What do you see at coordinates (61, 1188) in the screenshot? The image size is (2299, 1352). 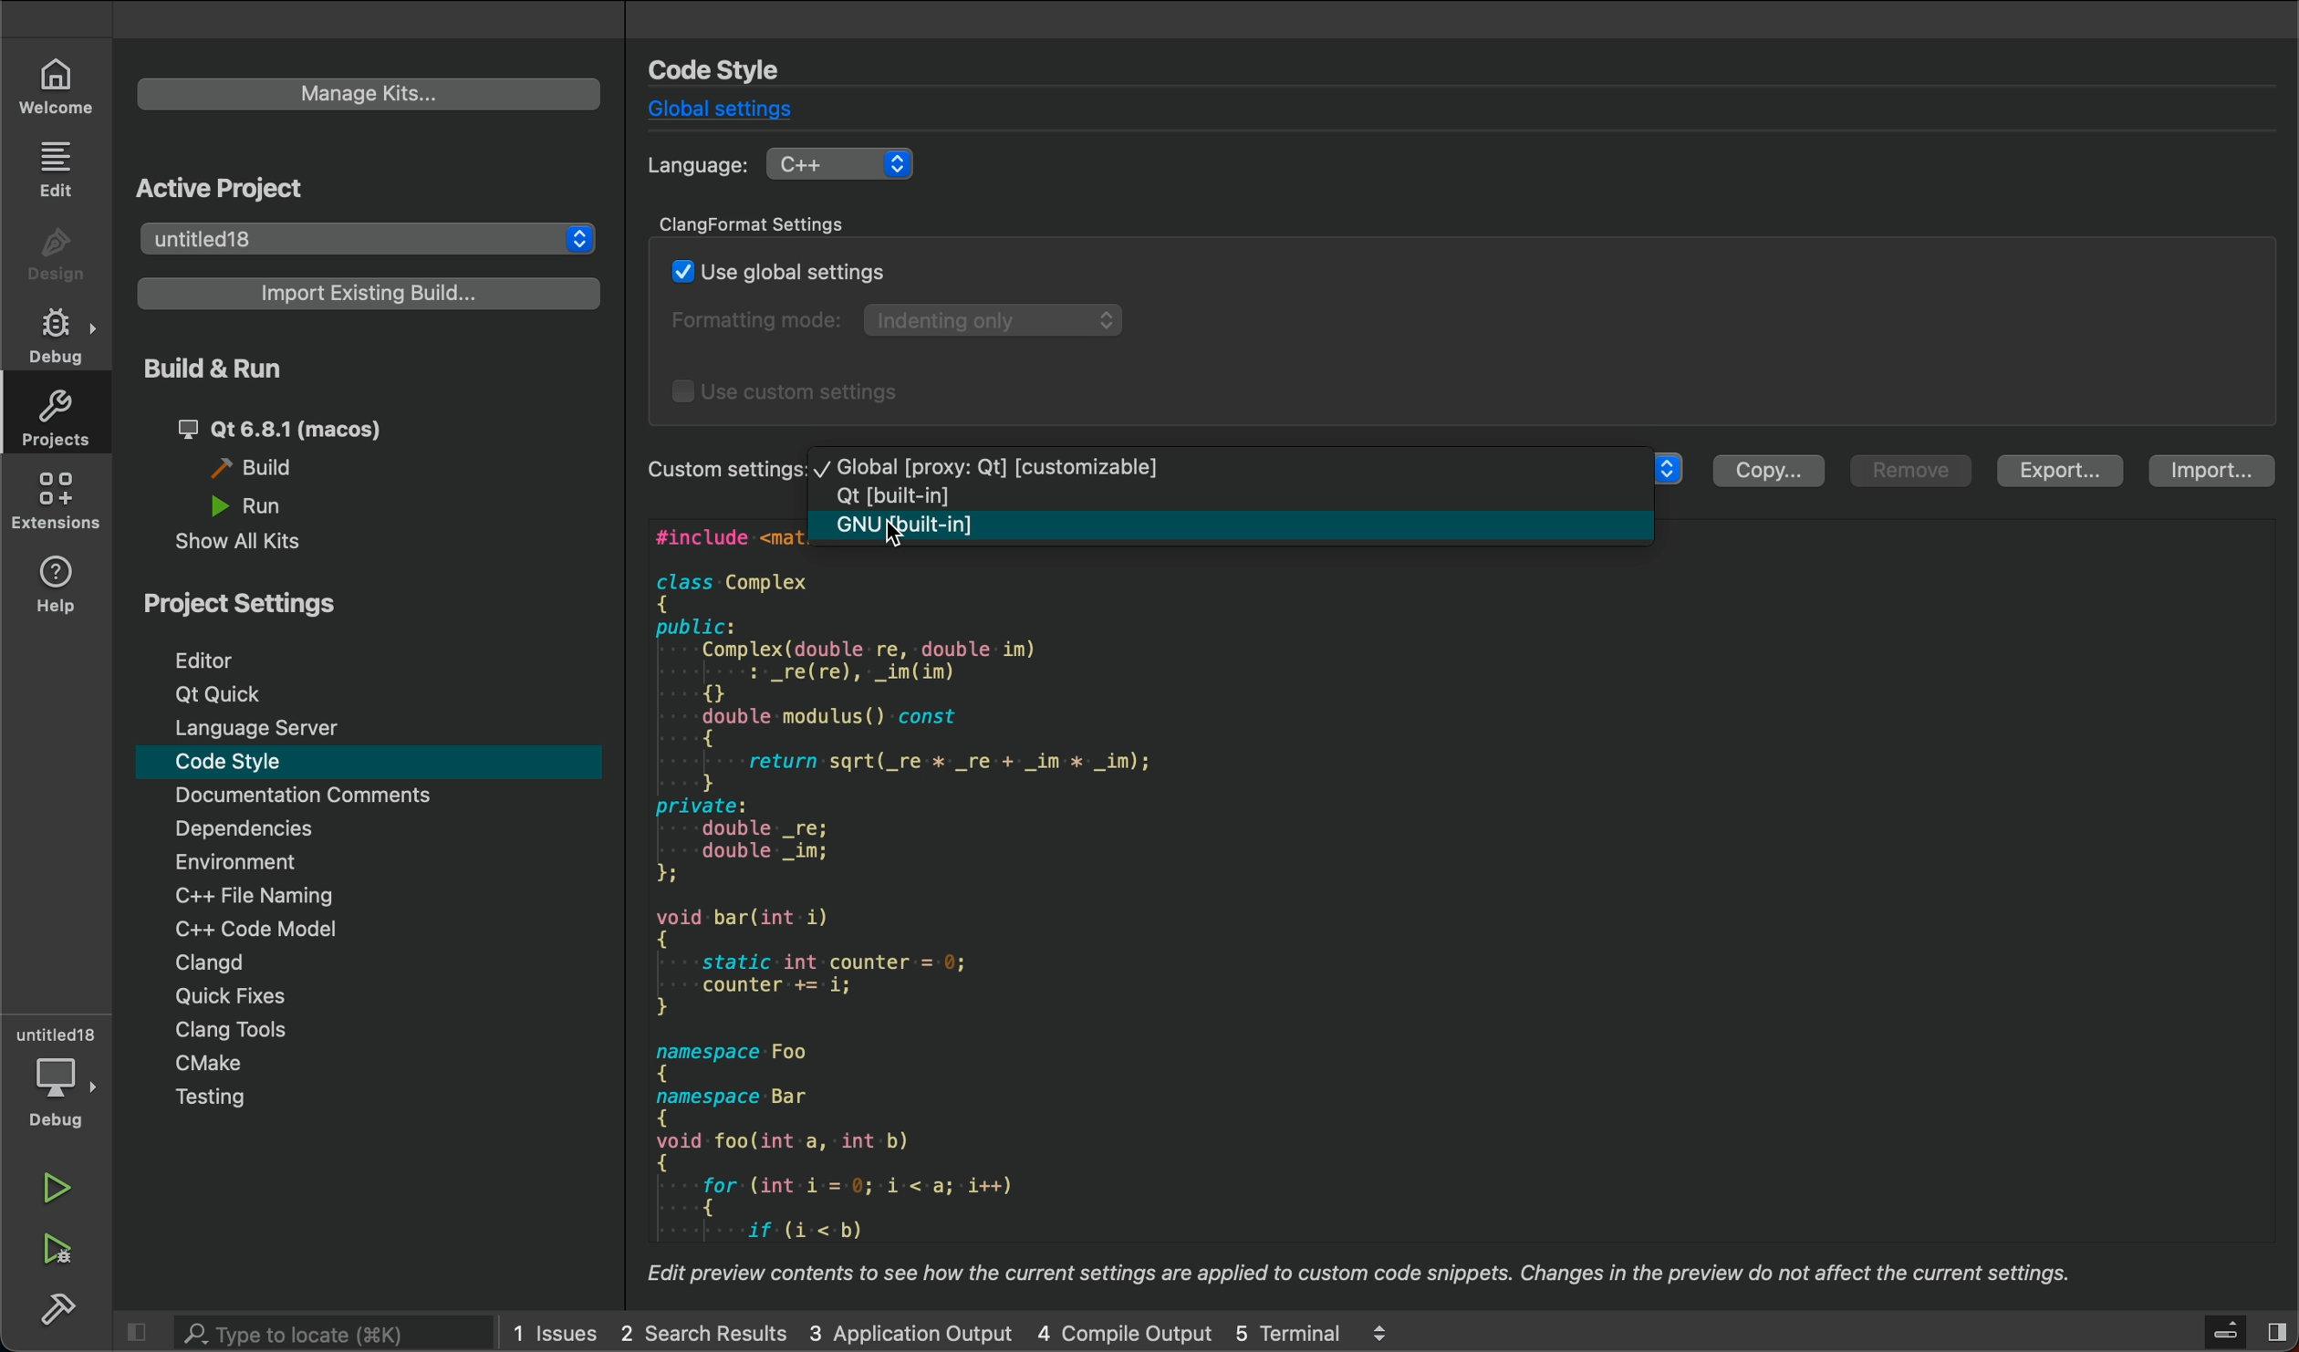 I see `run` at bounding box center [61, 1188].